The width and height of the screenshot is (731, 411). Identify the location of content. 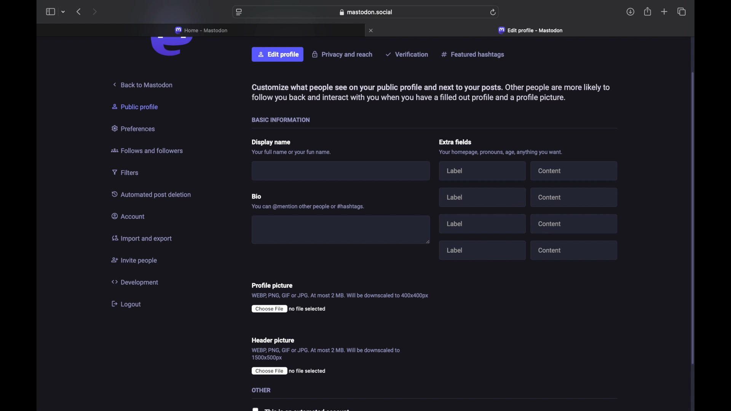
(574, 170).